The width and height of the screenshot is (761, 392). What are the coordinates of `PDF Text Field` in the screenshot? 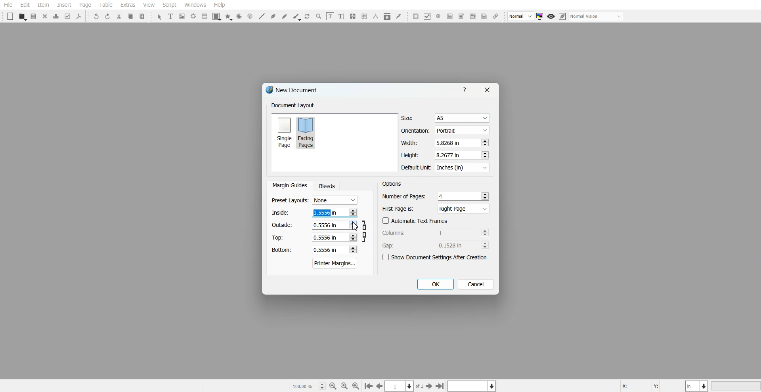 It's located at (450, 16).